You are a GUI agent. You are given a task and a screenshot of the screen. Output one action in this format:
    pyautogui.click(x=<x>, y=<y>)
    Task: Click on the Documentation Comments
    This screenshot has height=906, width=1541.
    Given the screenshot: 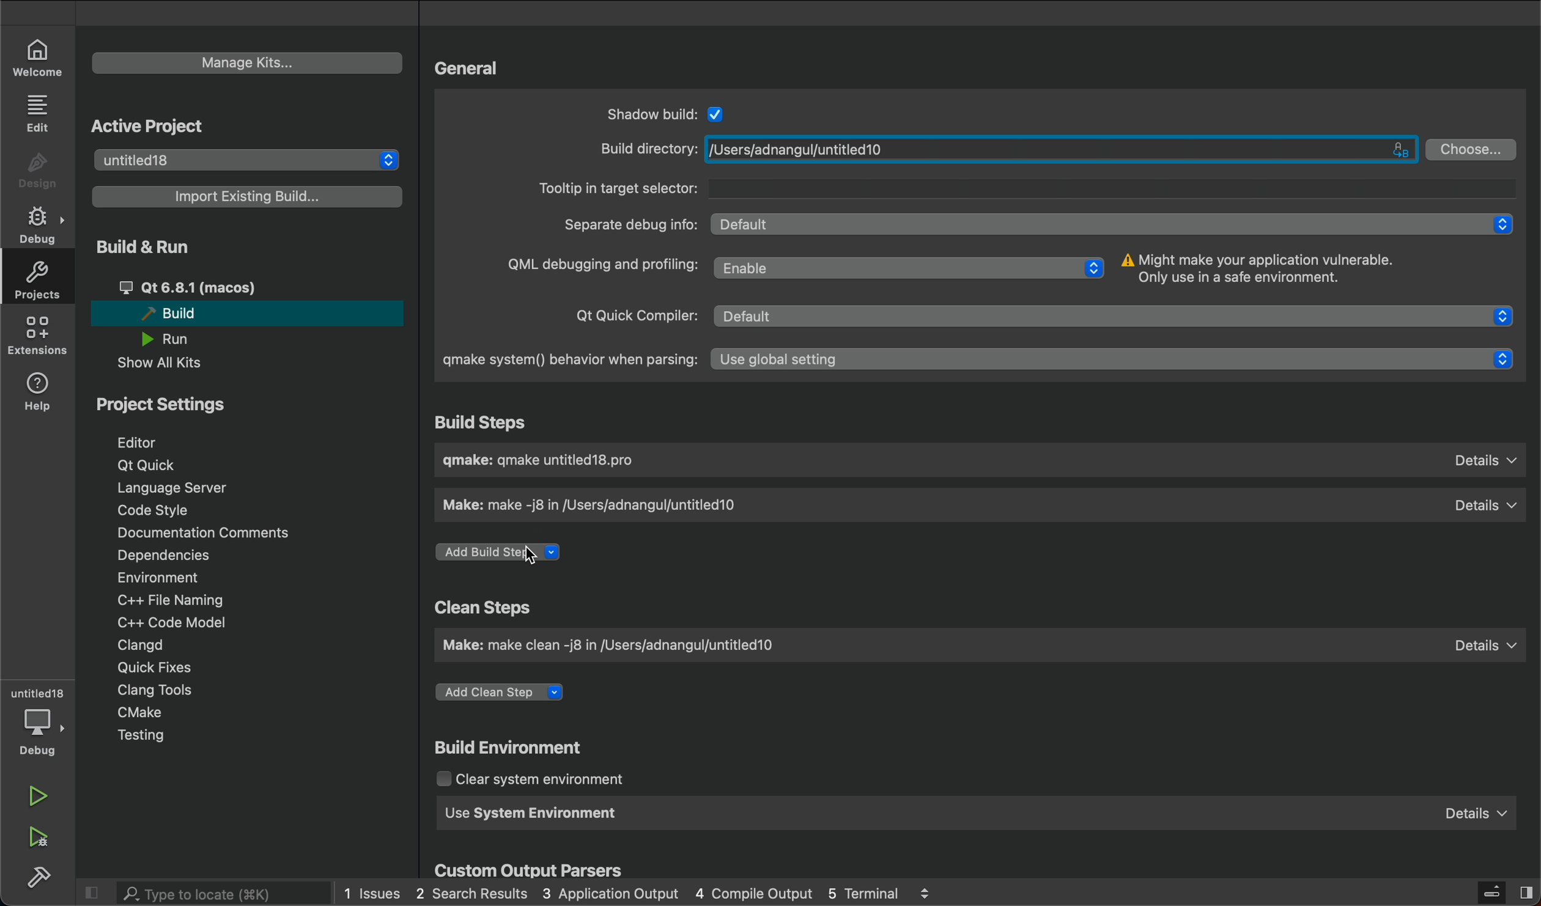 What is the action you would take?
    pyautogui.click(x=204, y=532)
    